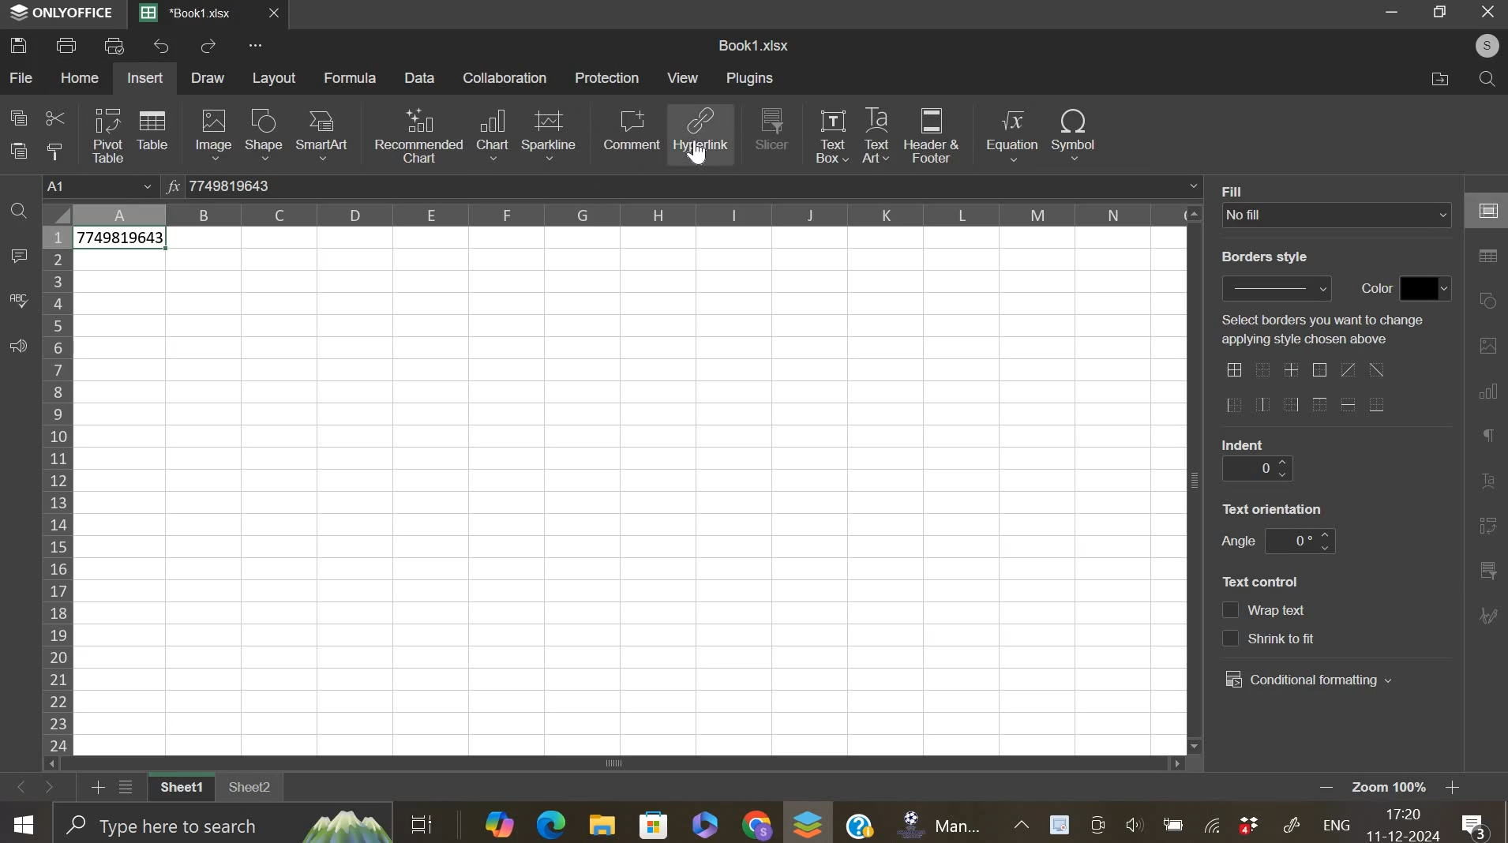 The image size is (1508, 843). What do you see at coordinates (1260, 582) in the screenshot?
I see `text` at bounding box center [1260, 582].